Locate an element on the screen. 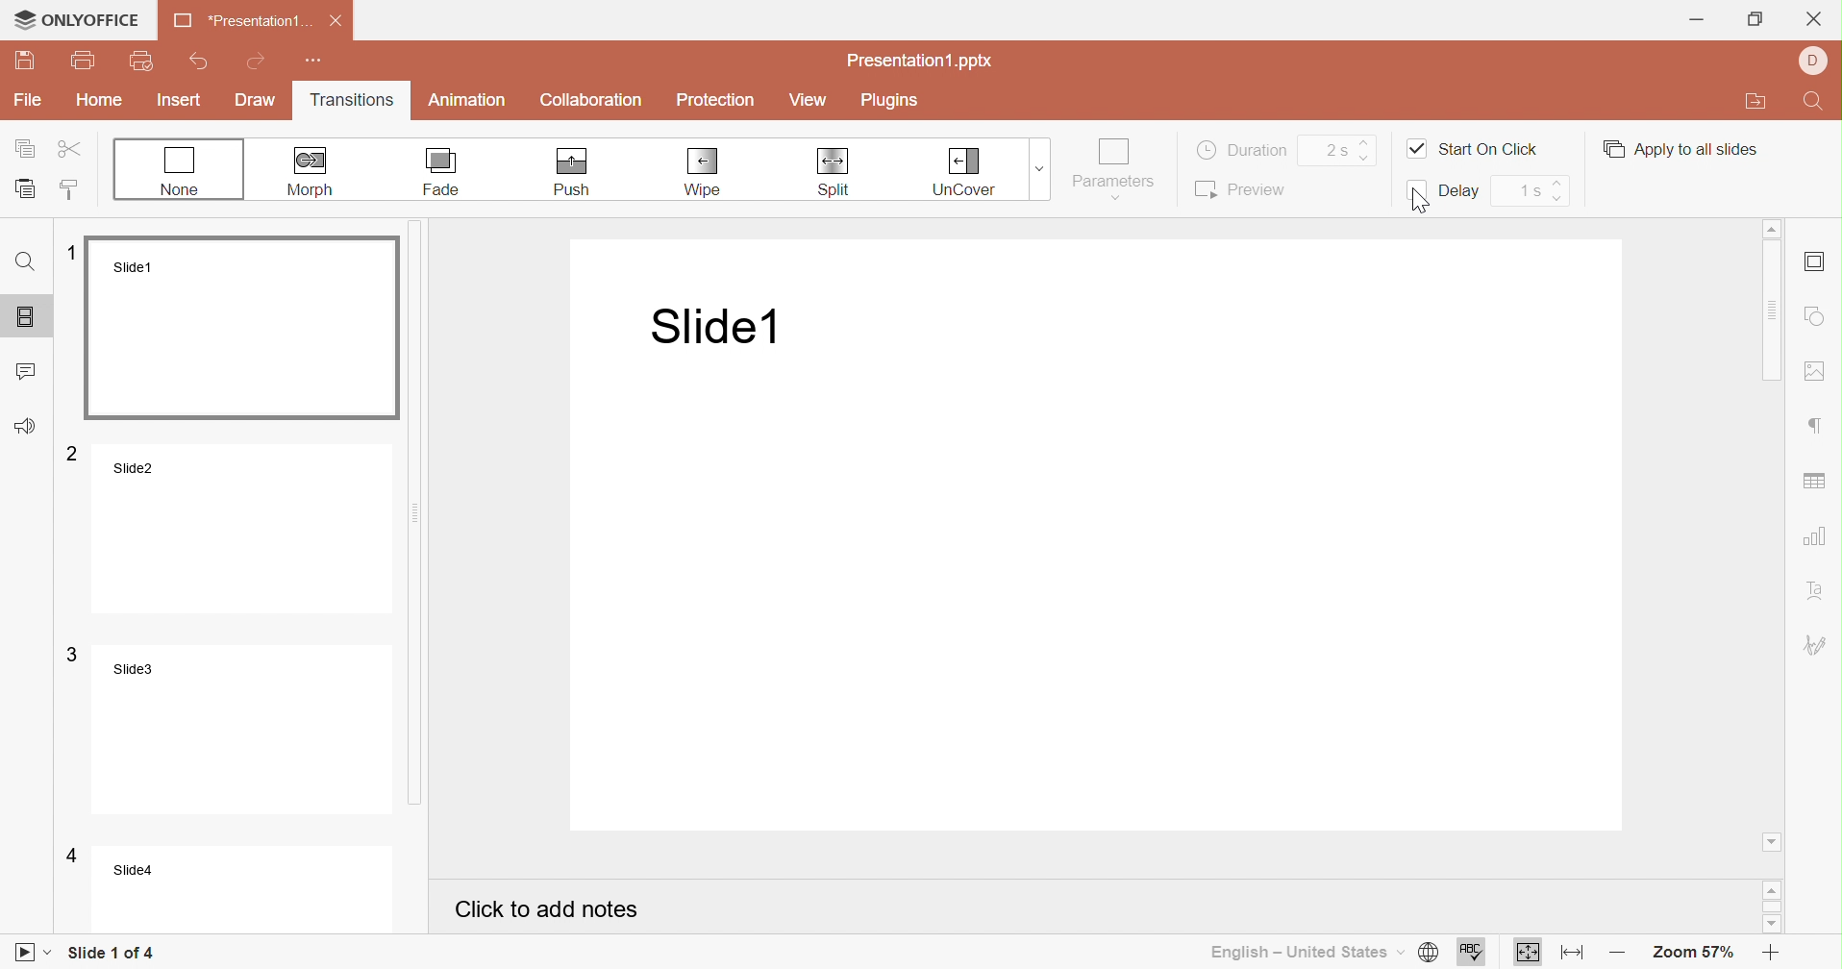  Print file is located at coordinates (83, 61).